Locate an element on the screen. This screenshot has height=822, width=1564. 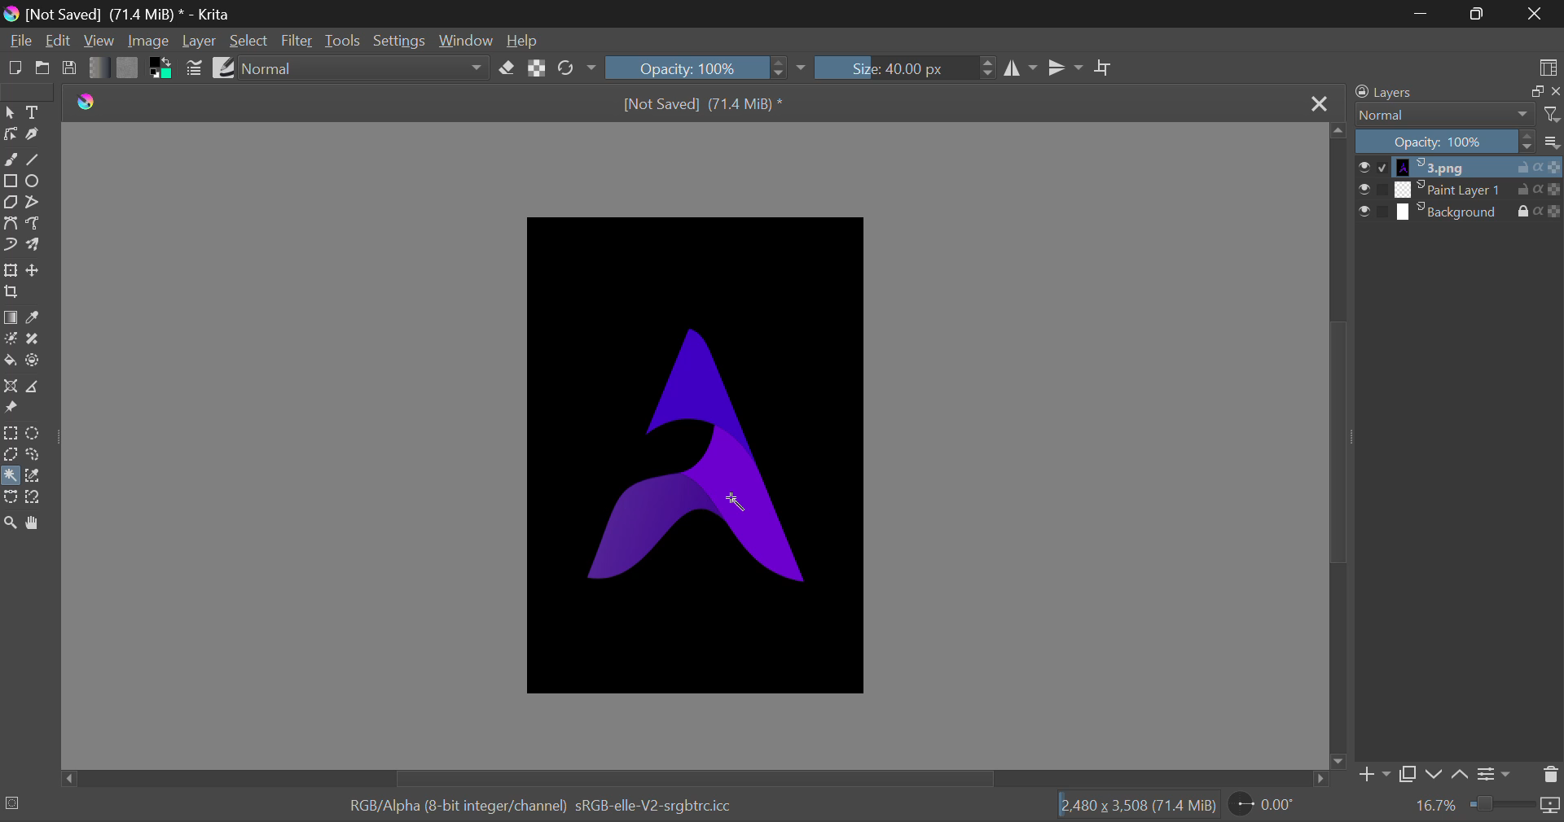
Edit Shape is located at coordinates (11, 134).